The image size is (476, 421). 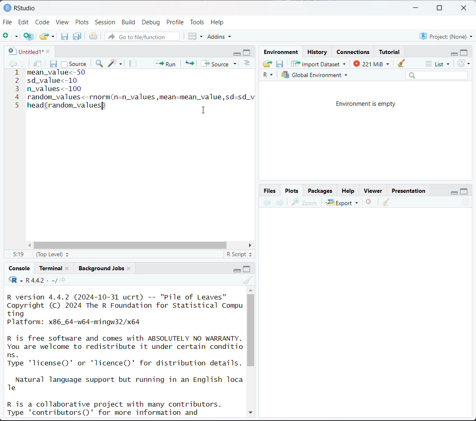 I want to click on Help, so click(x=348, y=192).